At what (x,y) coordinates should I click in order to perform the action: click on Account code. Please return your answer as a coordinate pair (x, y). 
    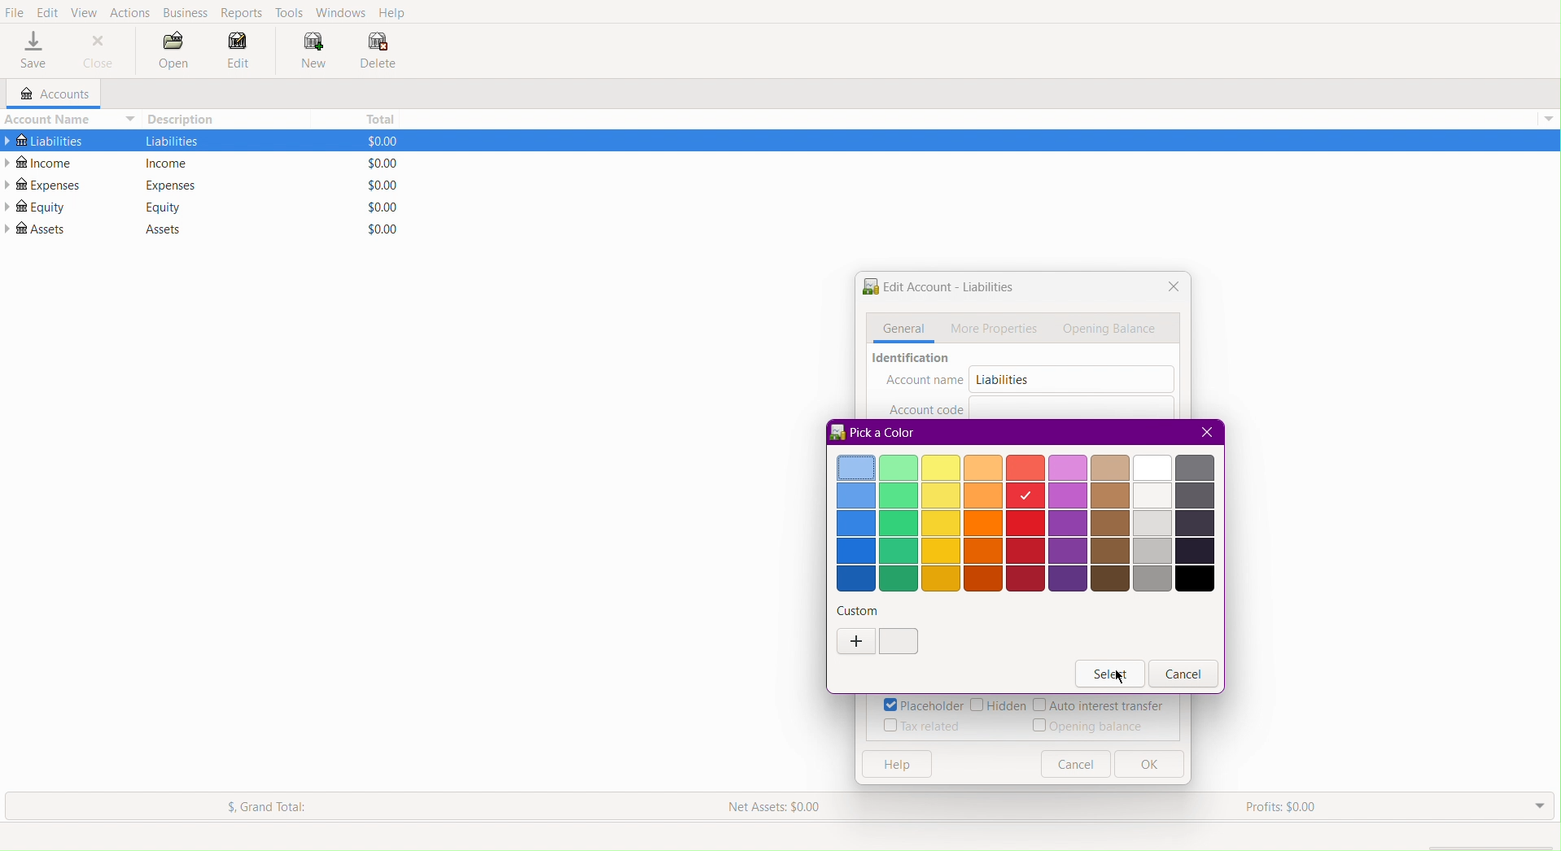
    Looking at the image, I should click on (926, 408).